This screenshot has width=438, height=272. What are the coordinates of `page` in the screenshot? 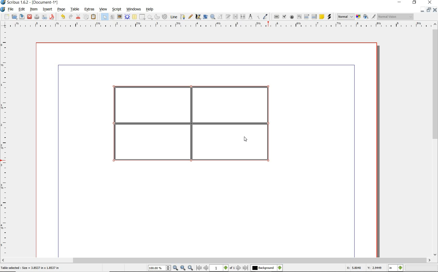 It's located at (61, 10).